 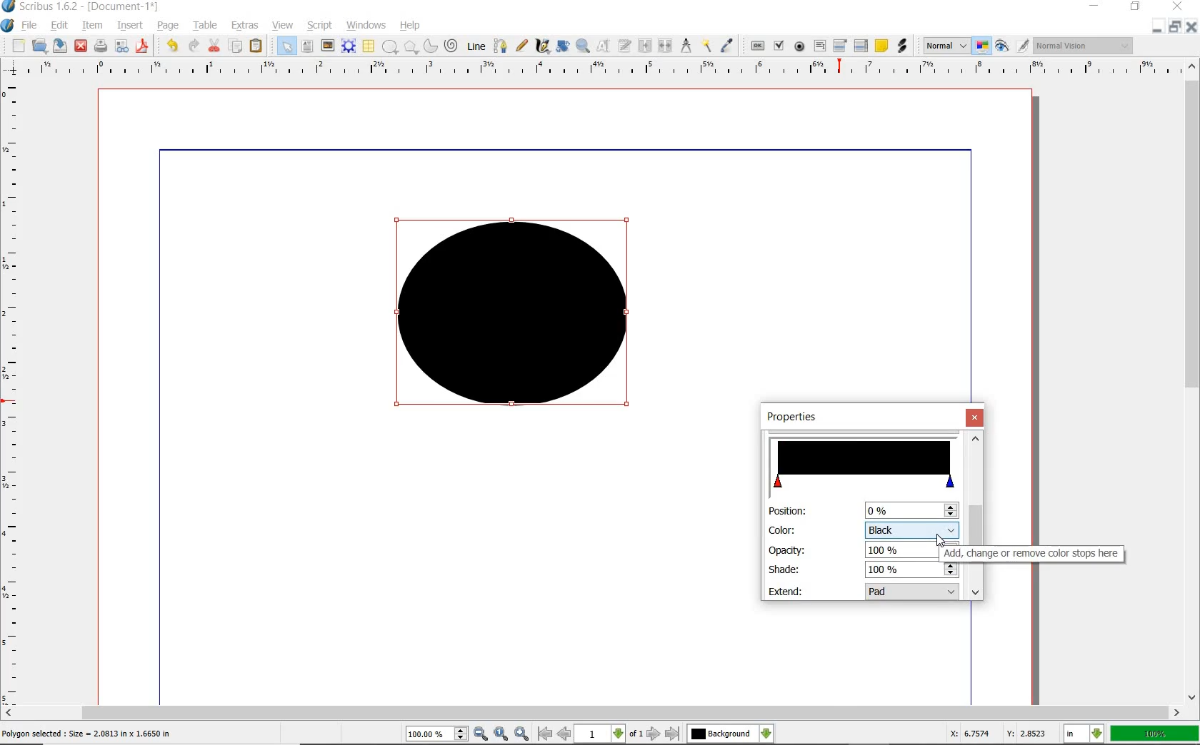 What do you see at coordinates (523, 733) in the screenshot?
I see `zoom in` at bounding box center [523, 733].